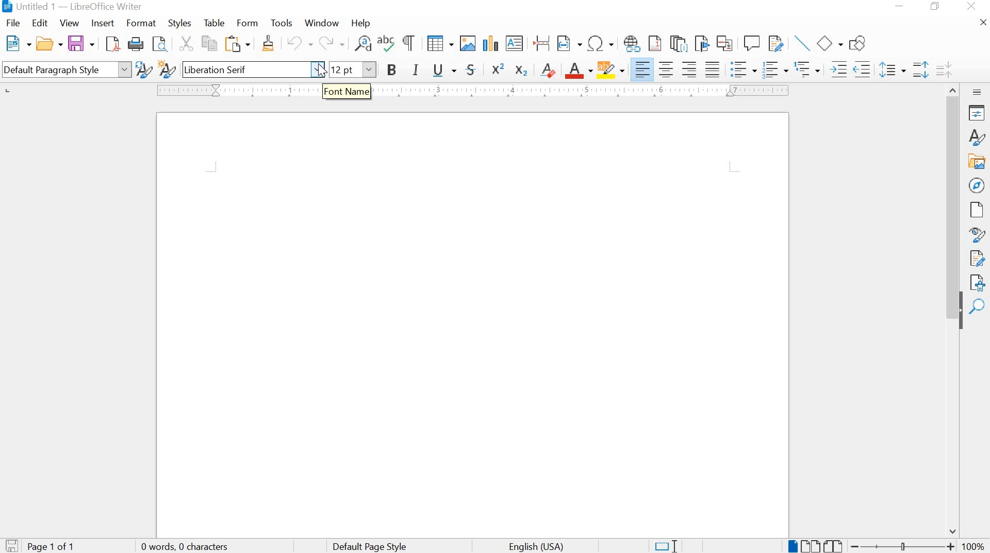 This screenshot has height=553, width=990. Describe the element at coordinates (112, 45) in the screenshot. I see `SAVE AS PDF` at that location.